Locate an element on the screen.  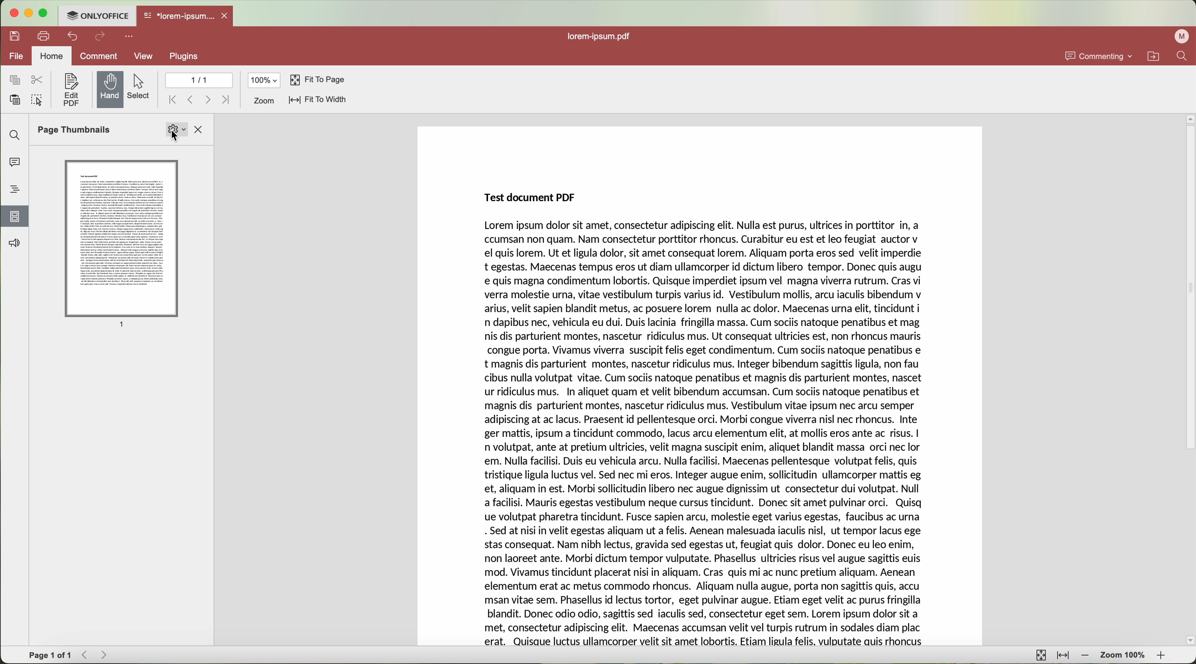
1/1 is located at coordinates (198, 80).